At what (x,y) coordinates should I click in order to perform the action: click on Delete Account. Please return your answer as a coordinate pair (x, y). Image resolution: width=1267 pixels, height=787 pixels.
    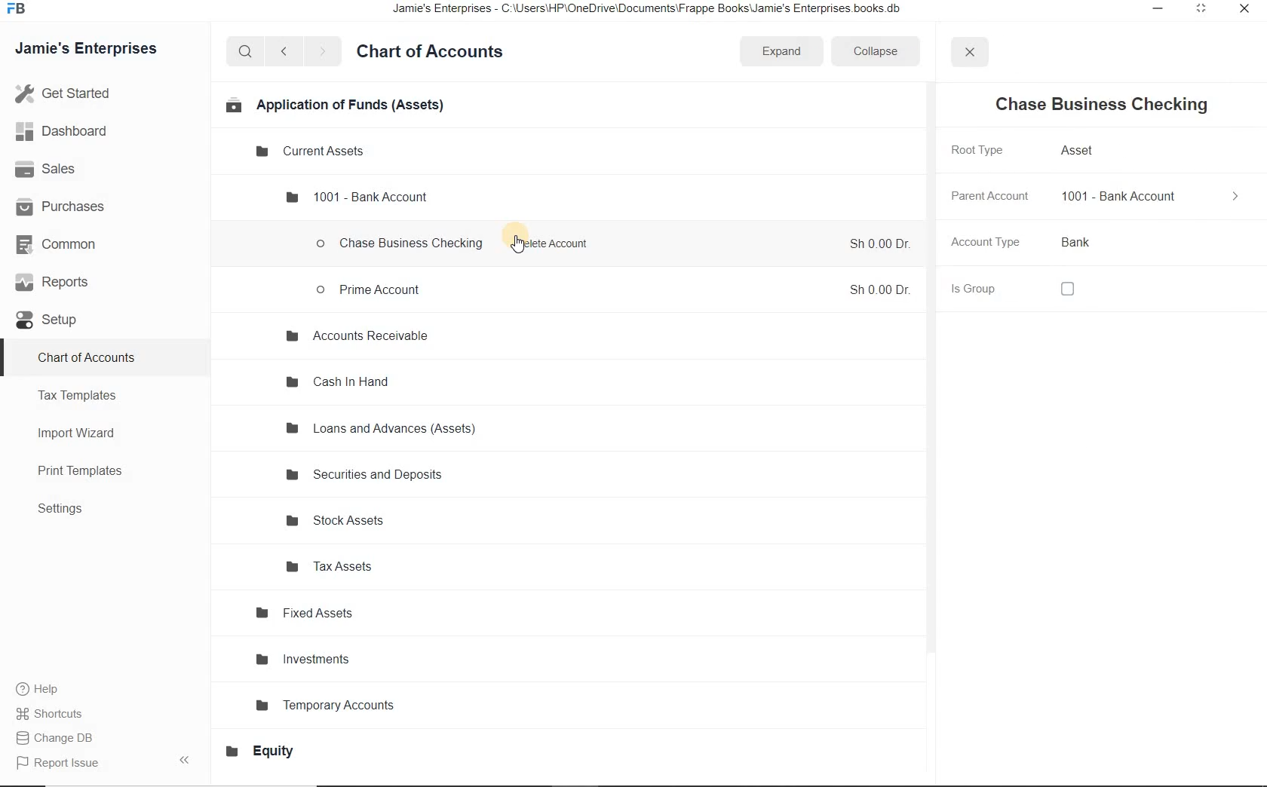
    Looking at the image, I should click on (557, 244).